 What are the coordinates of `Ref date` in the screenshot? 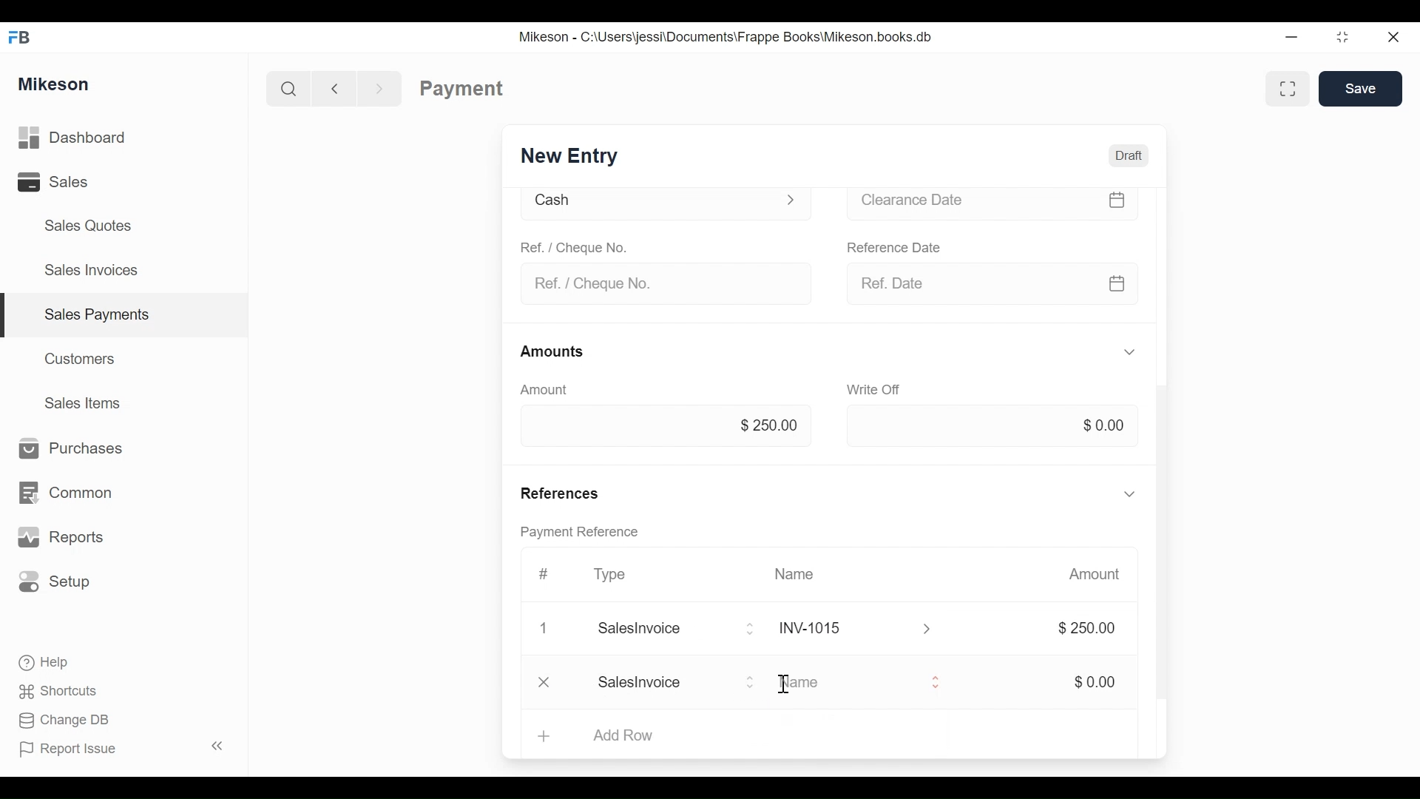 It's located at (997, 286).